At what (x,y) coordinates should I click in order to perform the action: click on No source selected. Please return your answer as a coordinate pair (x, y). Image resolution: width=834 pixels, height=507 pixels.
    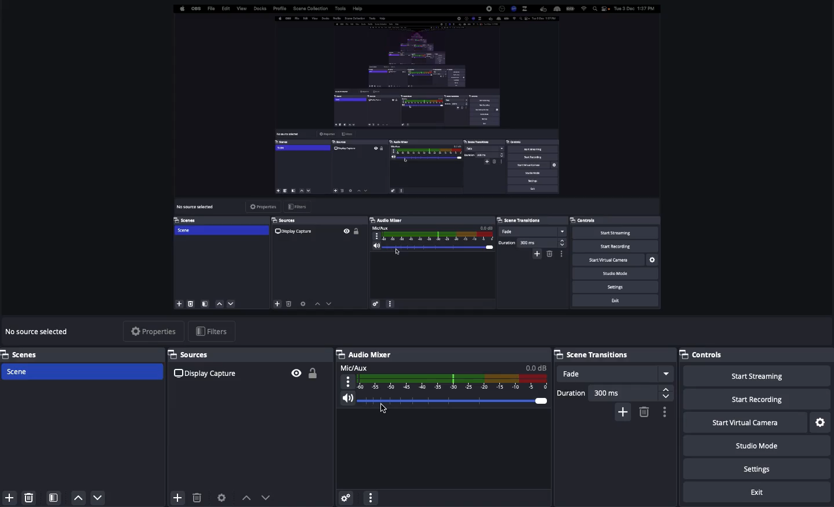
    Looking at the image, I should click on (39, 331).